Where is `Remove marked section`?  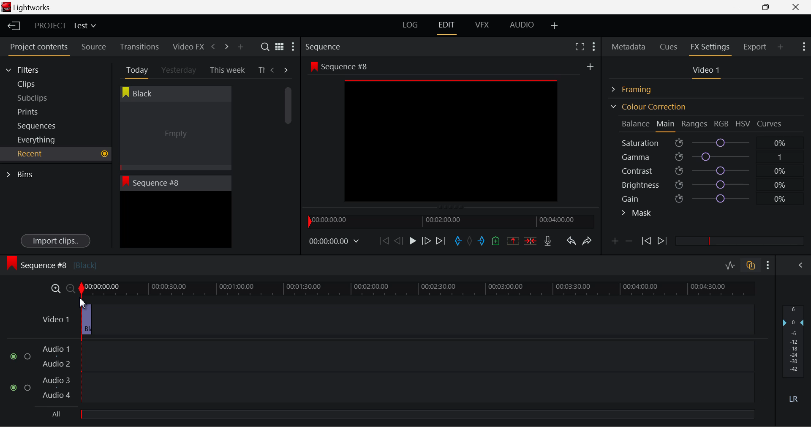 Remove marked section is located at coordinates (512, 240).